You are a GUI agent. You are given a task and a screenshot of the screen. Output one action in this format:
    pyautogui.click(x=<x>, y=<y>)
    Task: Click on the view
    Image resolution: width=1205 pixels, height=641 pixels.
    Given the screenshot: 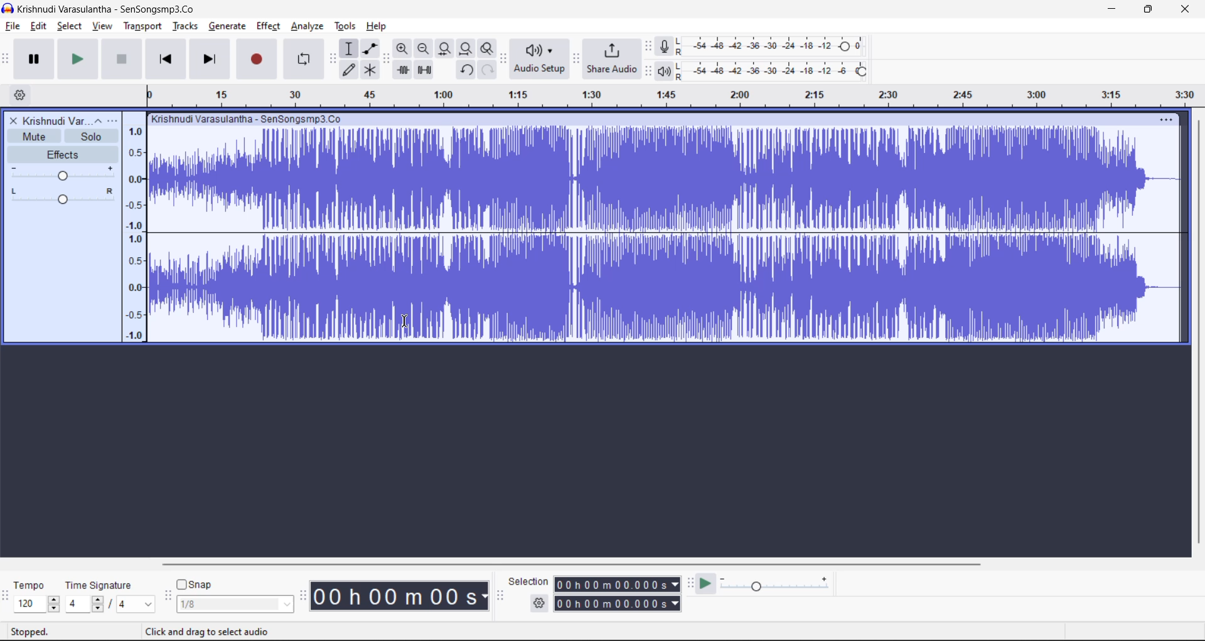 What is the action you would take?
    pyautogui.click(x=104, y=26)
    